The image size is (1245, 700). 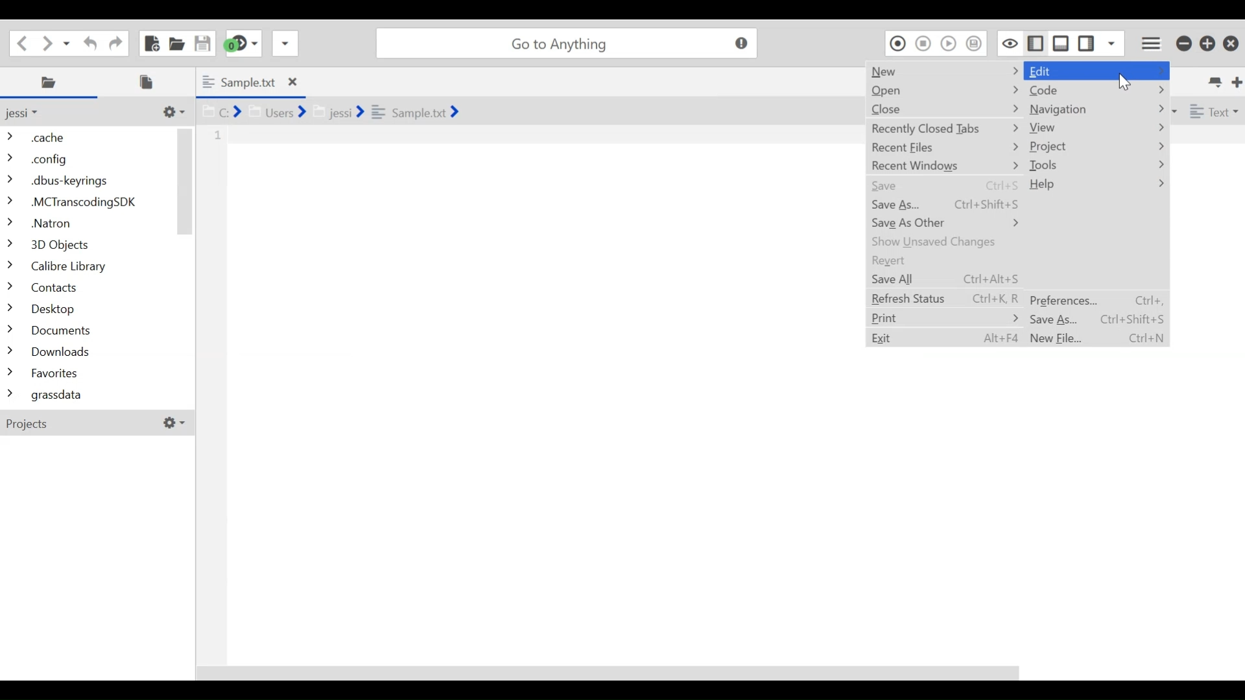 What do you see at coordinates (176, 42) in the screenshot?
I see `Open file` at bounding box center [176, 42].